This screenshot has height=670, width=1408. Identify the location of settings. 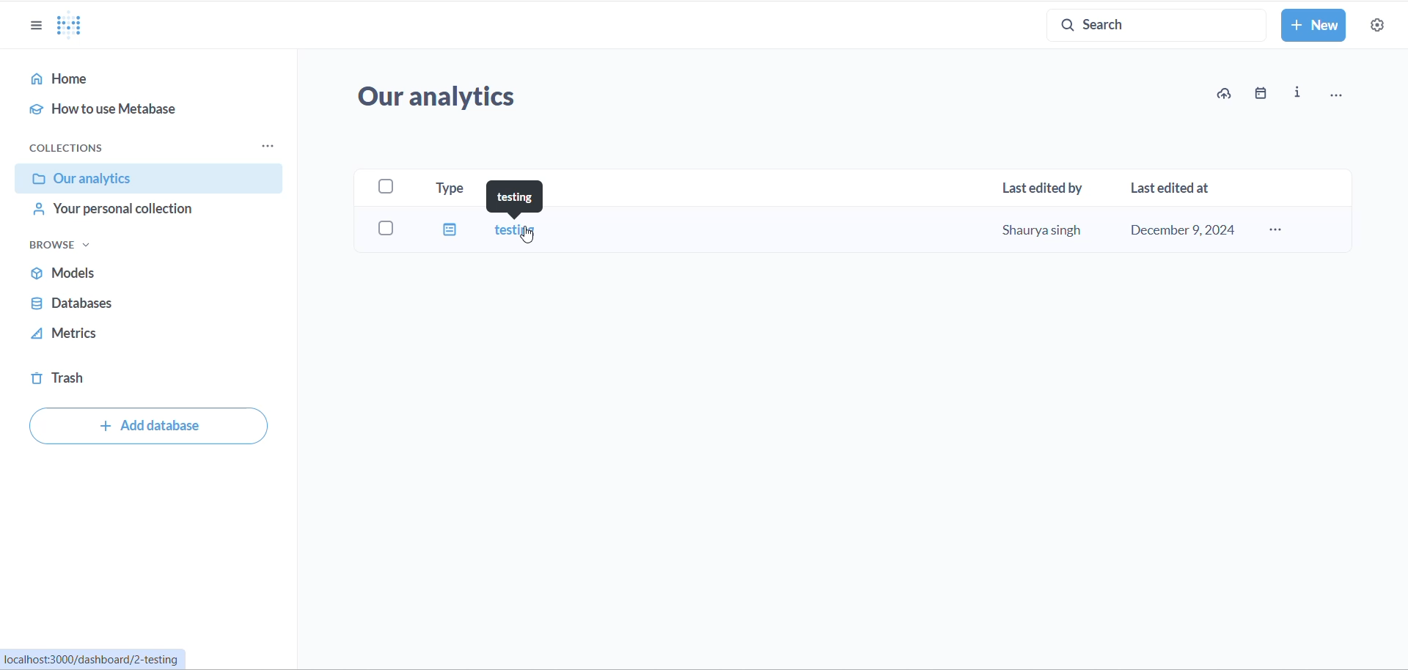
(1383, 26).